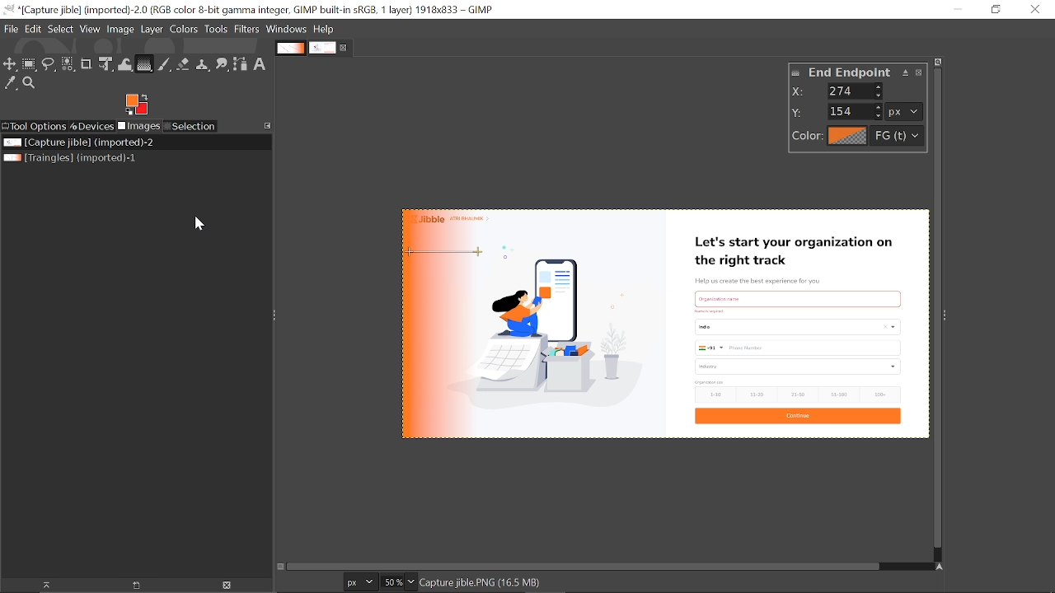 The height and width of the screenshot is (593, 1055). Describe the element at coordinates (107, 64) in the screenshot. I see `Unified transform tool` at that location.